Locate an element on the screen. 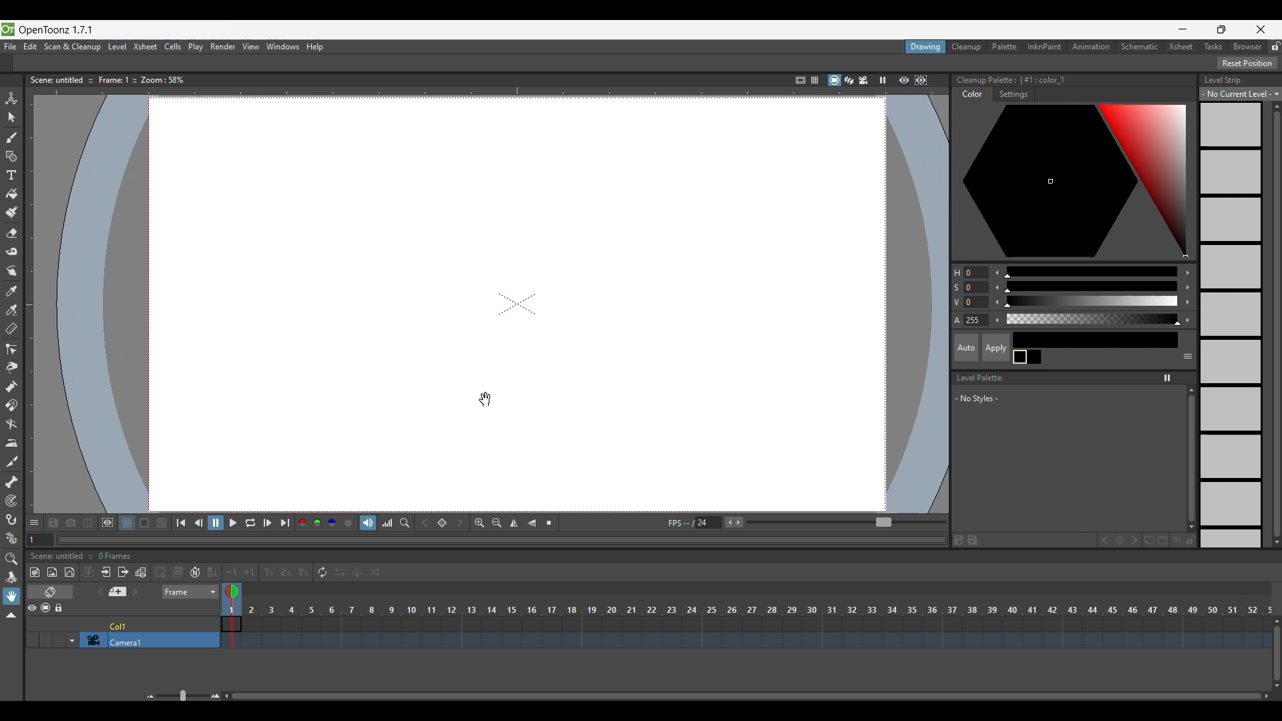 The height and width of the screenshot is (721, 1282). Finger tool is located at coordinates (11, 270).